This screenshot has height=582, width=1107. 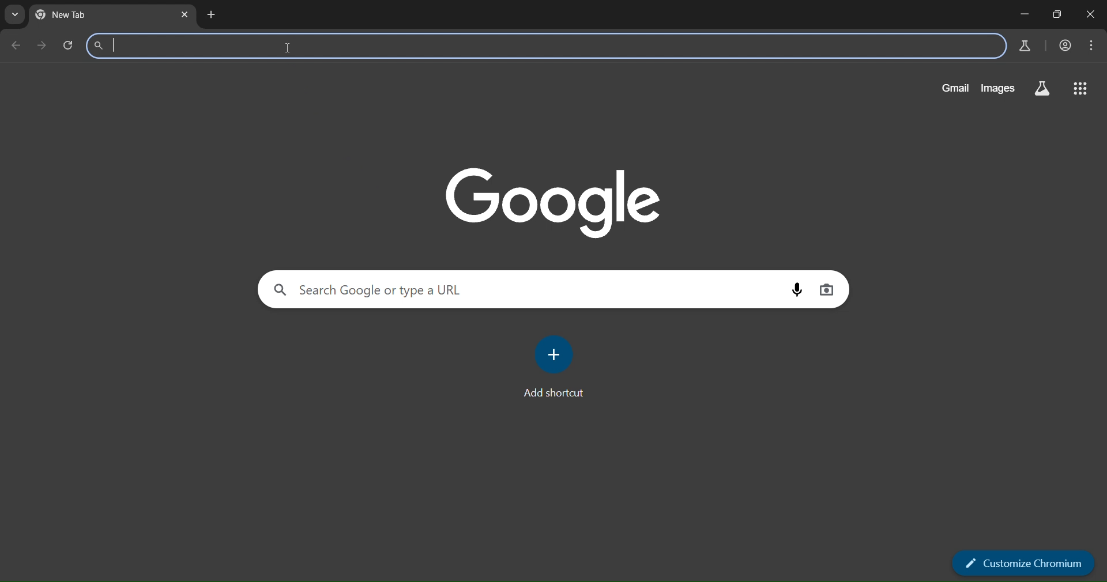 What do you see at coordinates (1066, 46) in the screenshot?
I see `accounts` at bounding box center [1066, 46].